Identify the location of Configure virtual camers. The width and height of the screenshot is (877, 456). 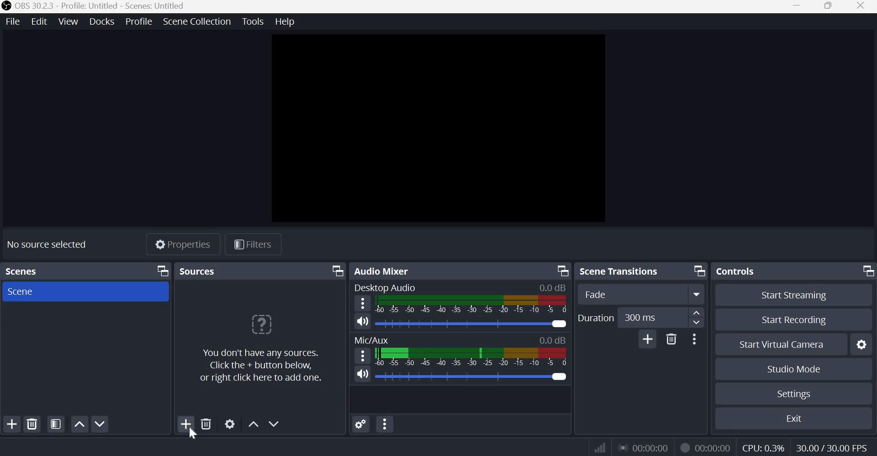
(863, 345).